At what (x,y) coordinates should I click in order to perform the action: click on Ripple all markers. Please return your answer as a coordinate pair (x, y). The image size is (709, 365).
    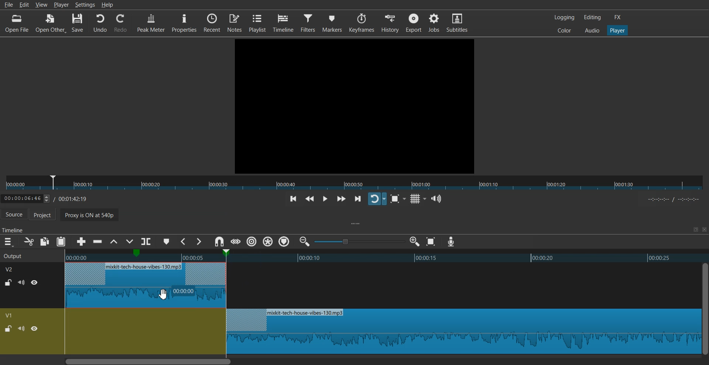
    Looking at the image, I should click on (268, 242).